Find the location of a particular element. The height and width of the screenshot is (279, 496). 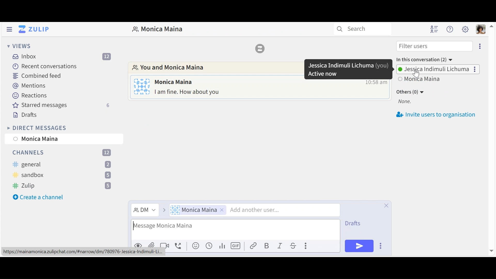

Drafts is located at coordinates (25, 115).